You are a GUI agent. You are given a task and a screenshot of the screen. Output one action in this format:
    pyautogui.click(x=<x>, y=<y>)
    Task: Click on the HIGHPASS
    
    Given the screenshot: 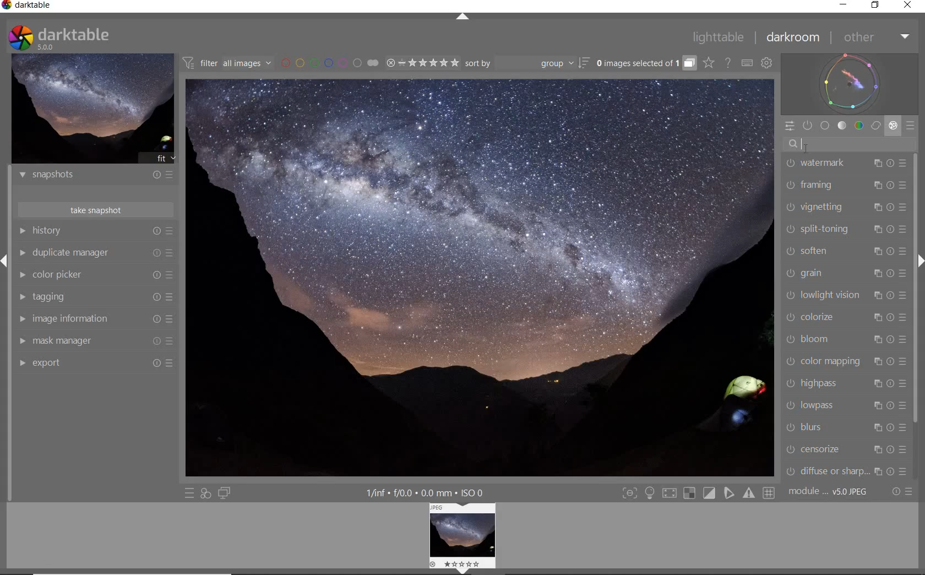 What is the action you would take?
    pyautogui.click(x=812, y=383)
    